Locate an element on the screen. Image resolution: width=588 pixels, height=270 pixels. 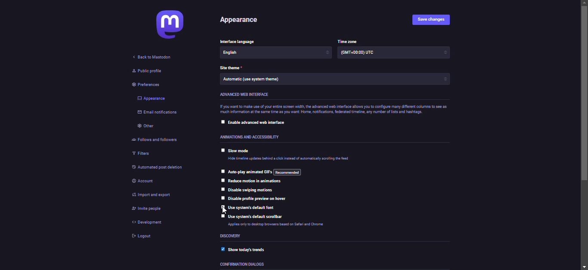
click to select is located at coordinates (222, 190).